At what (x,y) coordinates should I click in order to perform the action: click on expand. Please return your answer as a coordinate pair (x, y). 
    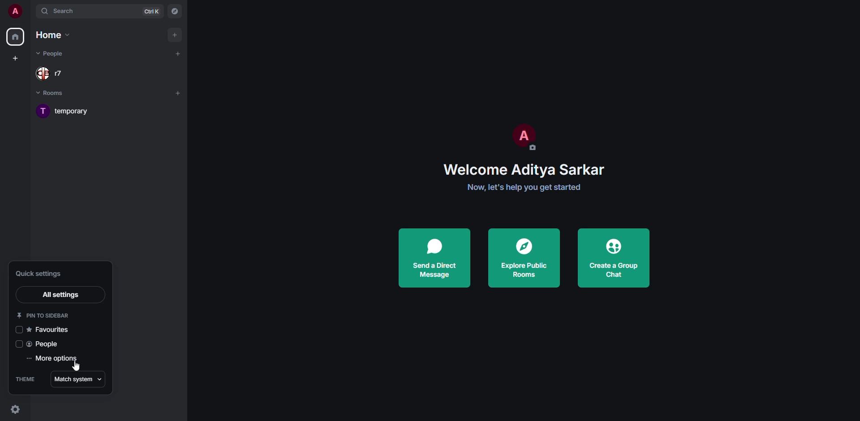
    Looking at the image, I should click on (30, 12).